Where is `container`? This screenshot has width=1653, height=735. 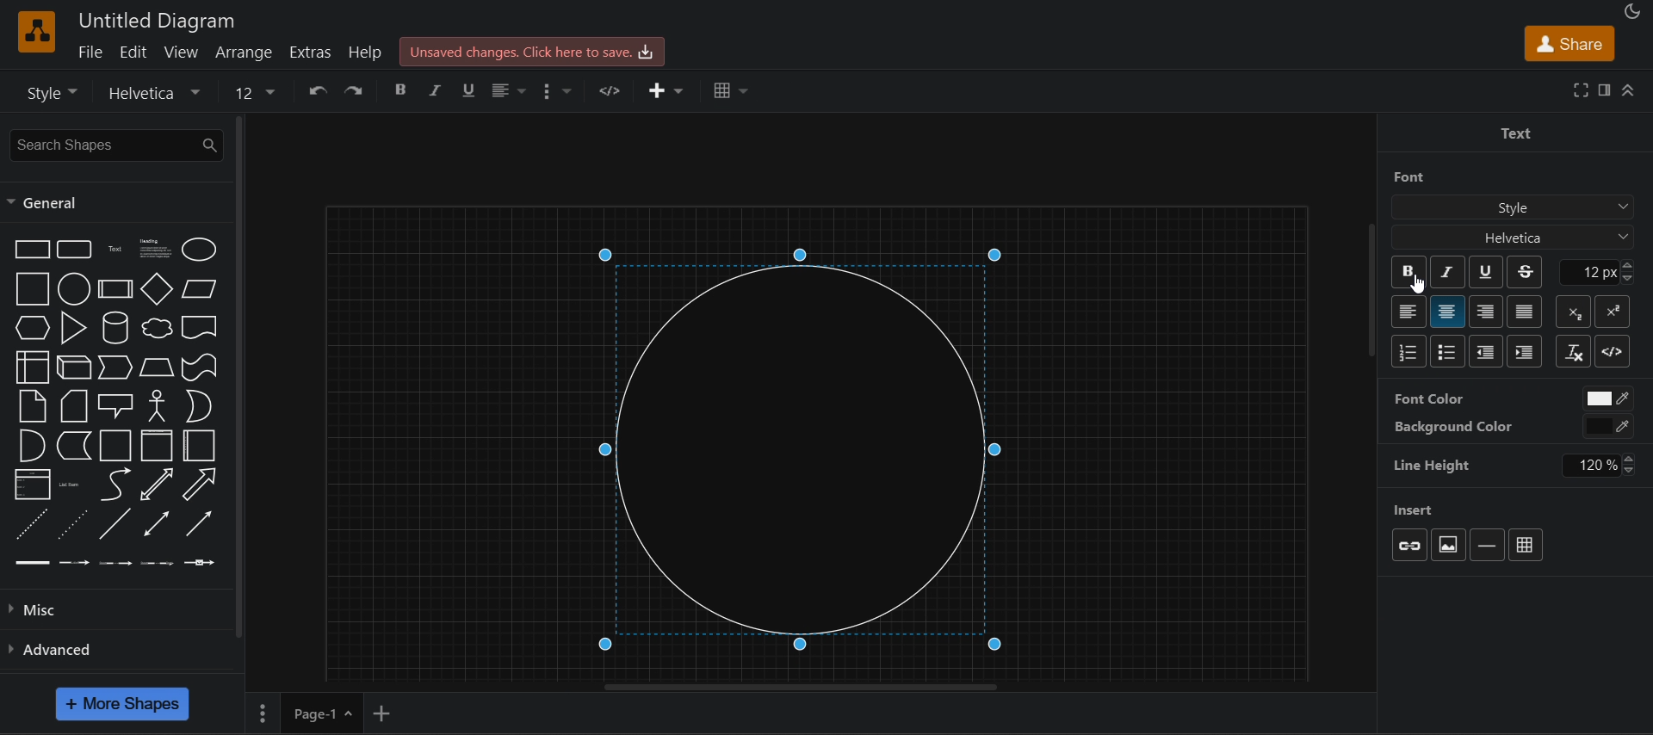 container is located at coordinates (117, 445).